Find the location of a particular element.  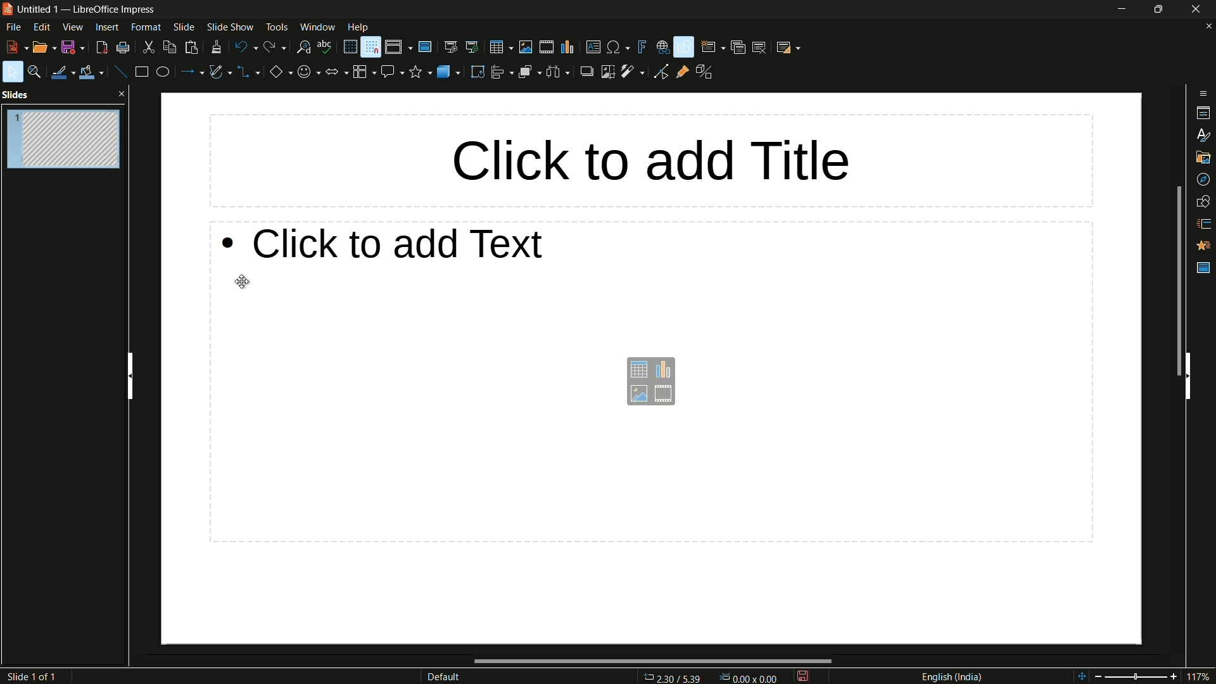

snap to grid is located at coordinates (371, 47).